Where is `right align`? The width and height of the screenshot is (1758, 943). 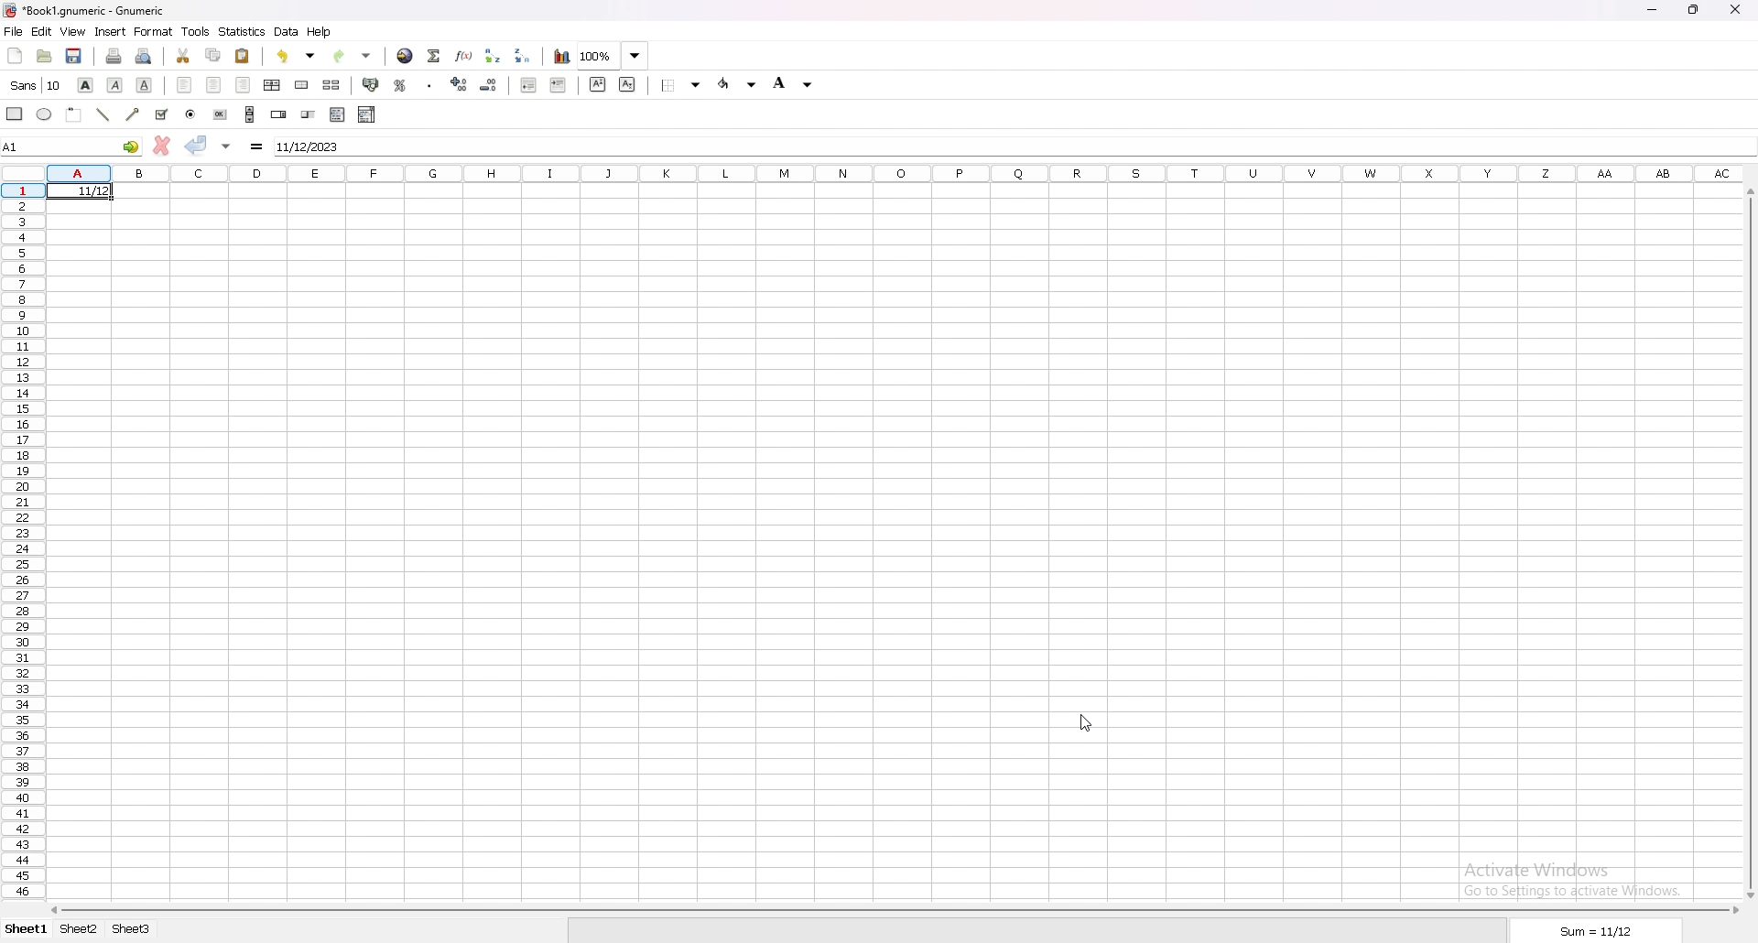 right align is located at coordinates (243, 85).